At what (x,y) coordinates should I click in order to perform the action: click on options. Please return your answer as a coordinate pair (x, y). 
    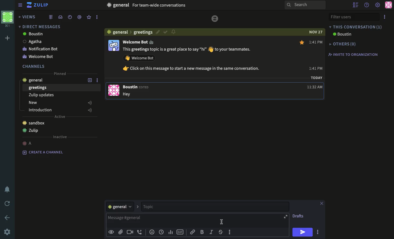
    Looking at the image, I should click on (230, 232).